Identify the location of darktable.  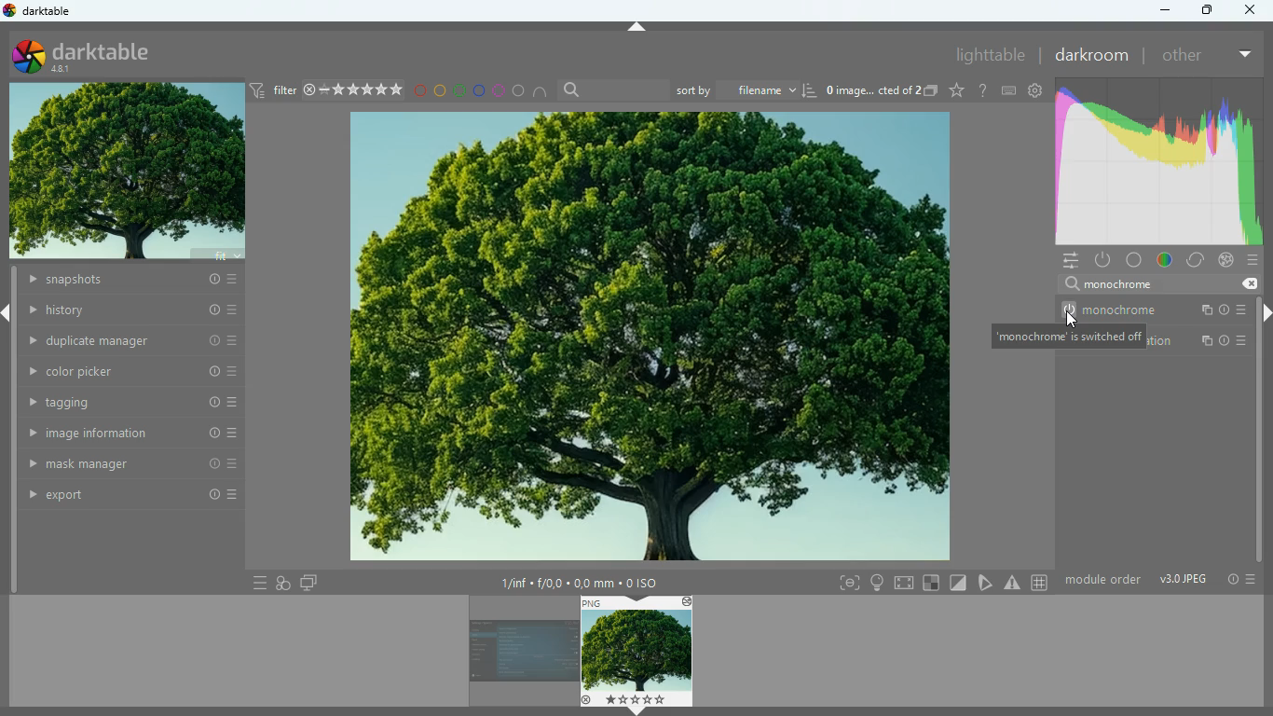
(41, 12).